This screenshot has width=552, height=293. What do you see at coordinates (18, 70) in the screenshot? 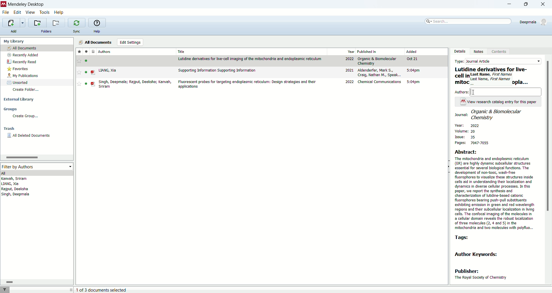
I see `favorites` at bounding box center [18, 70].